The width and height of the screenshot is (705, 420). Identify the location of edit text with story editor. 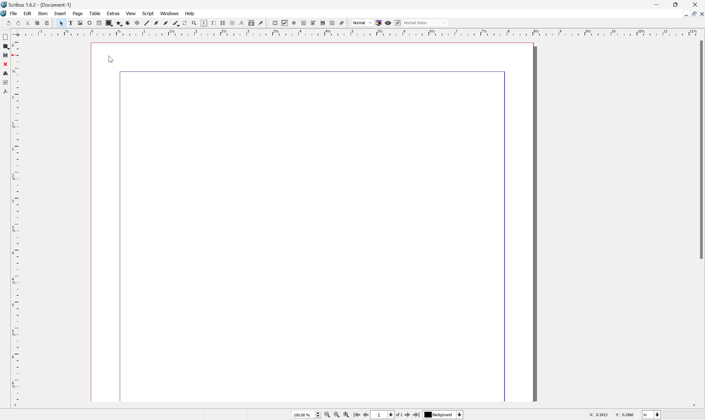
(284, 23).